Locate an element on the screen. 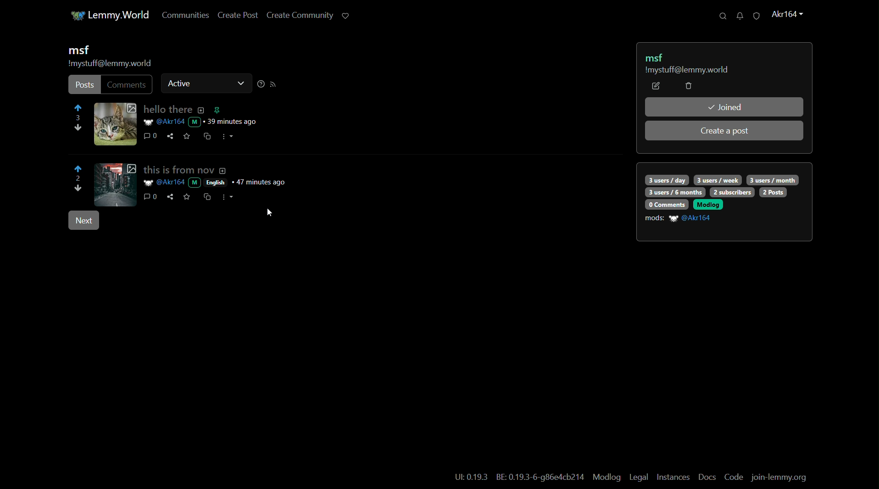  username is located at coordinates (692, 218).